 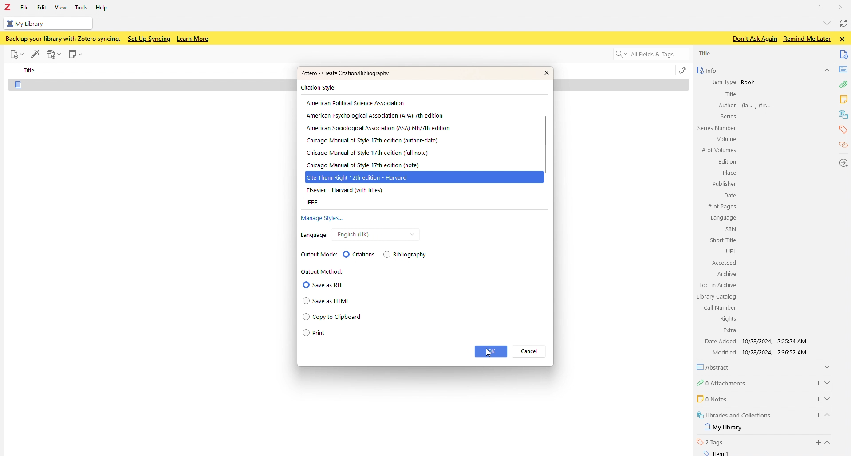 I want to click on cursor, so click(x=486, y=352).